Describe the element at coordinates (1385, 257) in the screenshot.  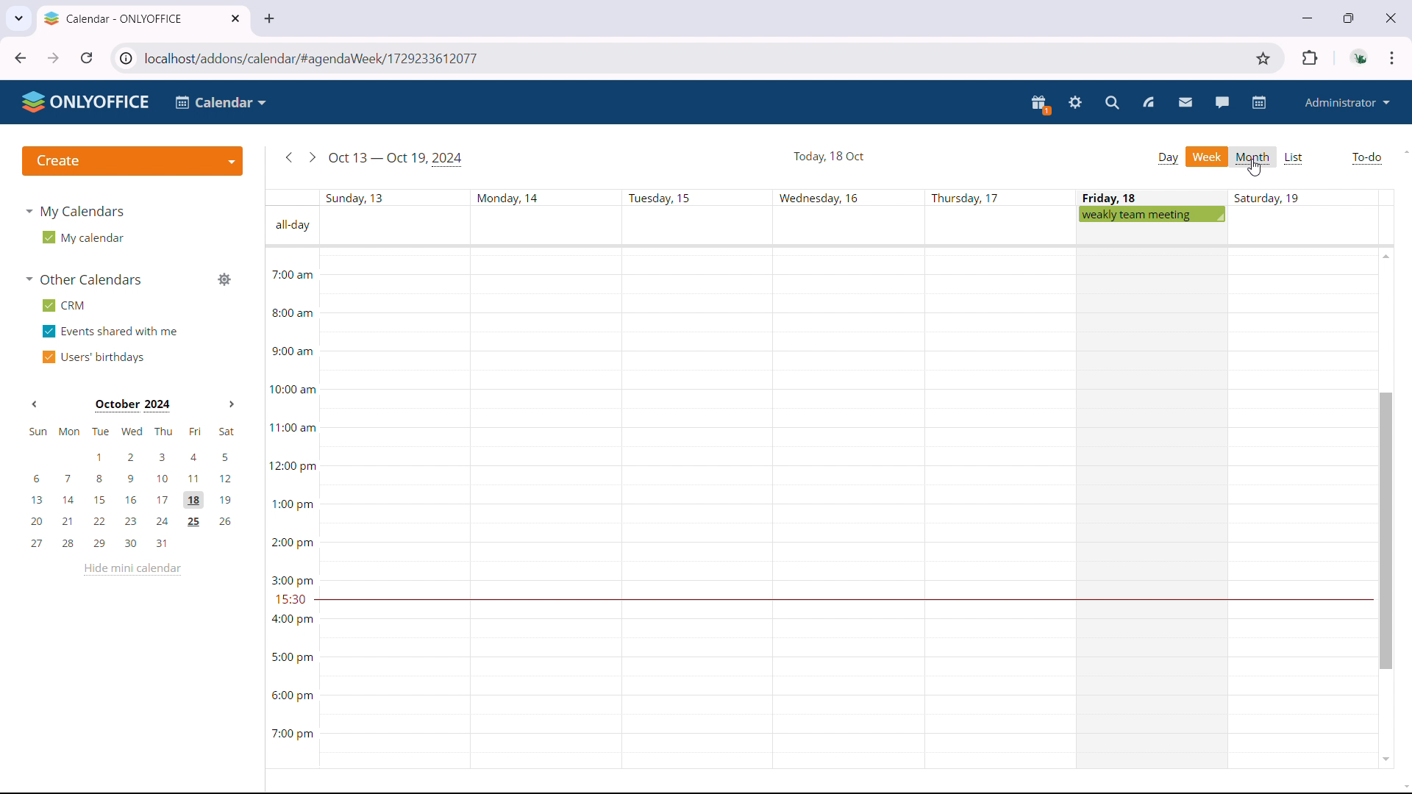
I see `scroll up in calendar` at that location.